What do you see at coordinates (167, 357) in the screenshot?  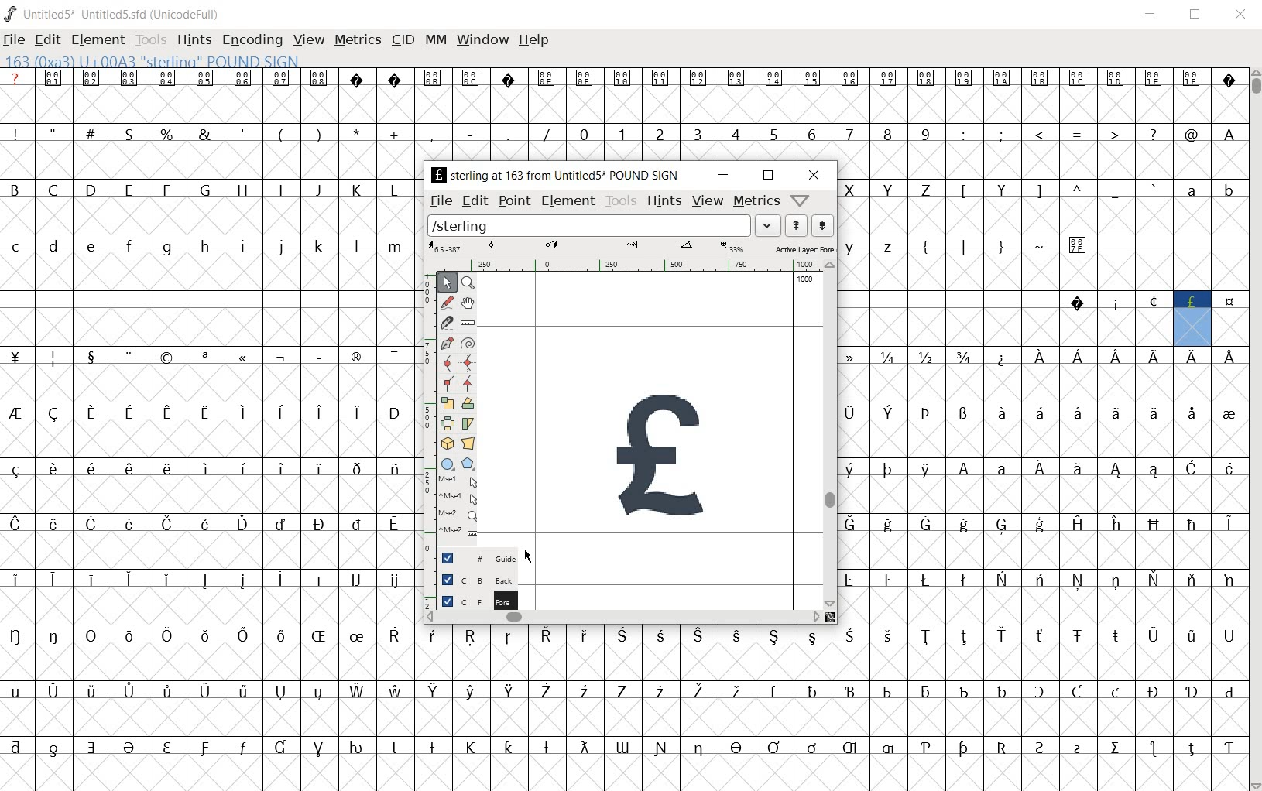 I see `Symbol` at bounding box center [167, 357].